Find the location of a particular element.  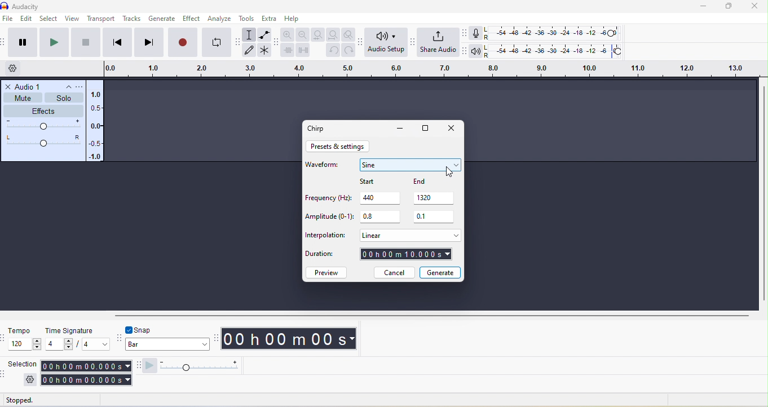

tracks is located at coordinates (131, 19).